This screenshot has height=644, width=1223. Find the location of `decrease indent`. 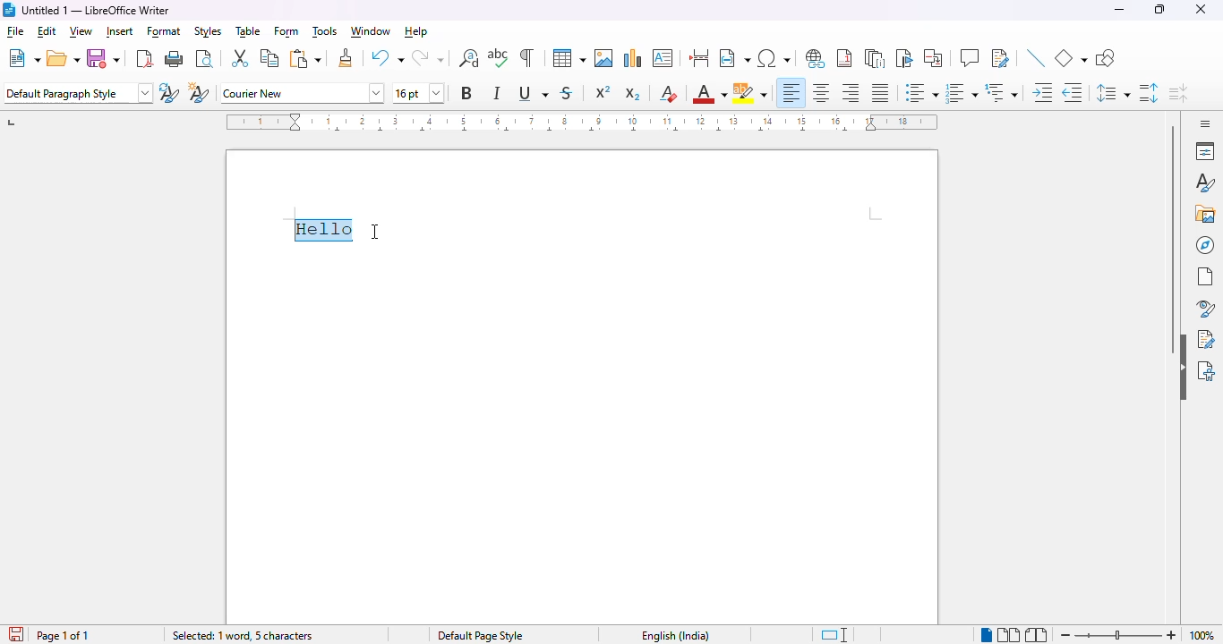

decrease indent is located at coordinates (1073, 92).